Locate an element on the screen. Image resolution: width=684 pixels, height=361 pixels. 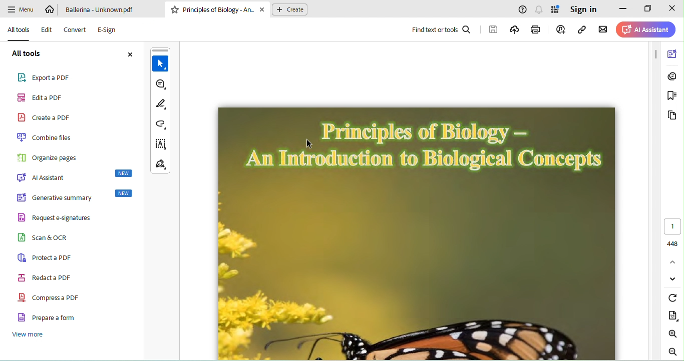
print is located at coordinates (537, 30).